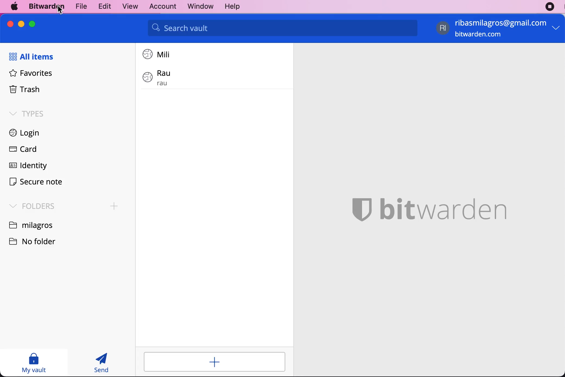 The width and height of the screenshot is (565, 377). Describe the element at coordinates (21, 134) in the screenshot. I see `login` at that location.